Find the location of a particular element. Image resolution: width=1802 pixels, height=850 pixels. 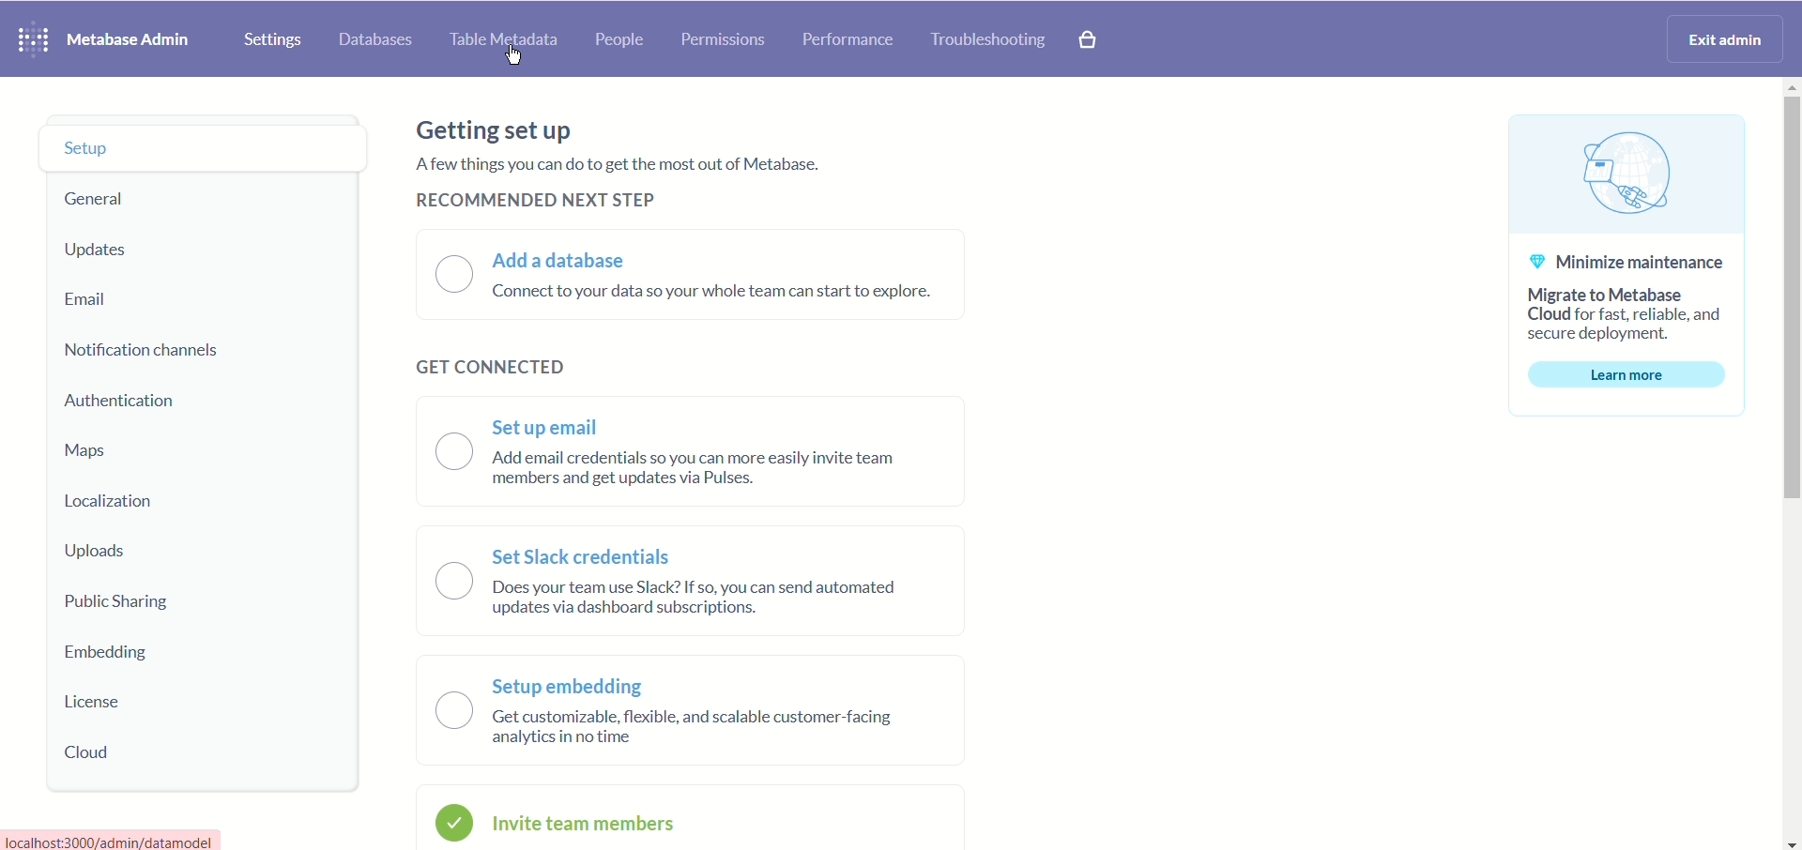

Setup embedding
| Get customizable, flexible, and scalable customer-facing
analytics in no time is located at coordinates (686, 710).